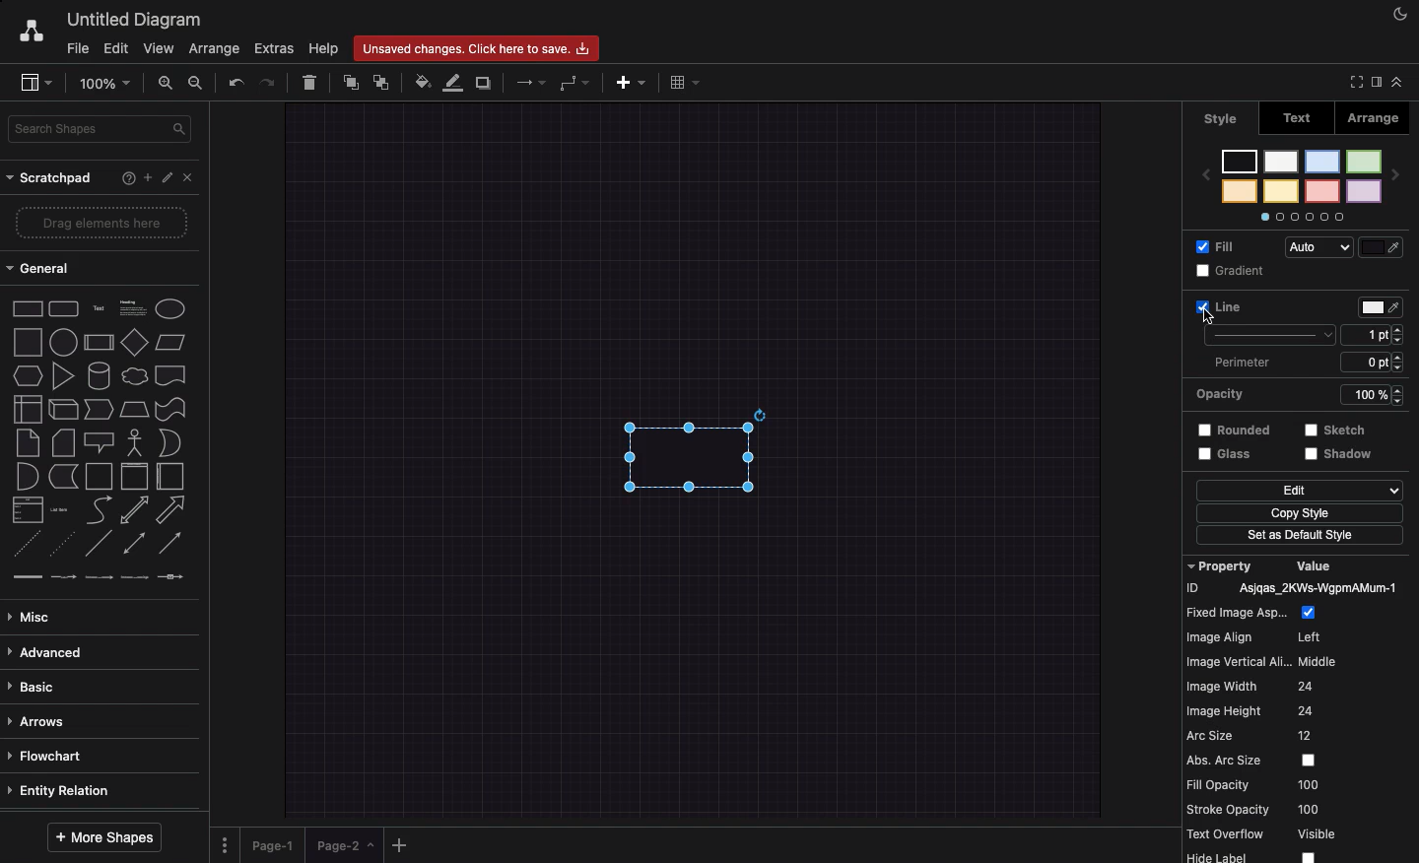  I want to click on Duplicate, so click(486, 80).